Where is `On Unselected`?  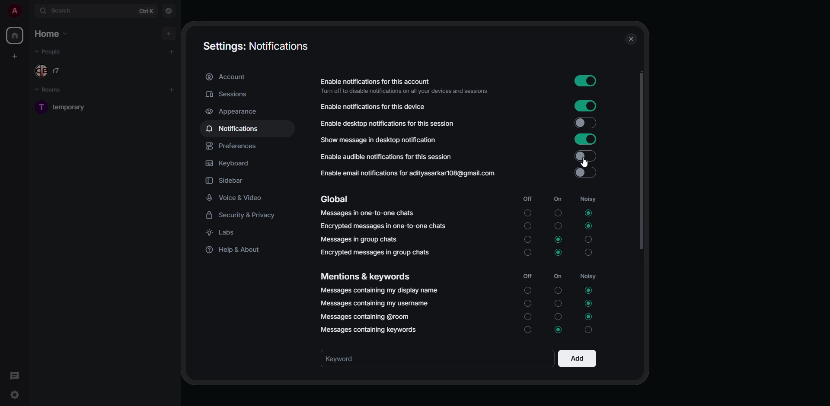
On Unselected is located at coordinates (558, 304).